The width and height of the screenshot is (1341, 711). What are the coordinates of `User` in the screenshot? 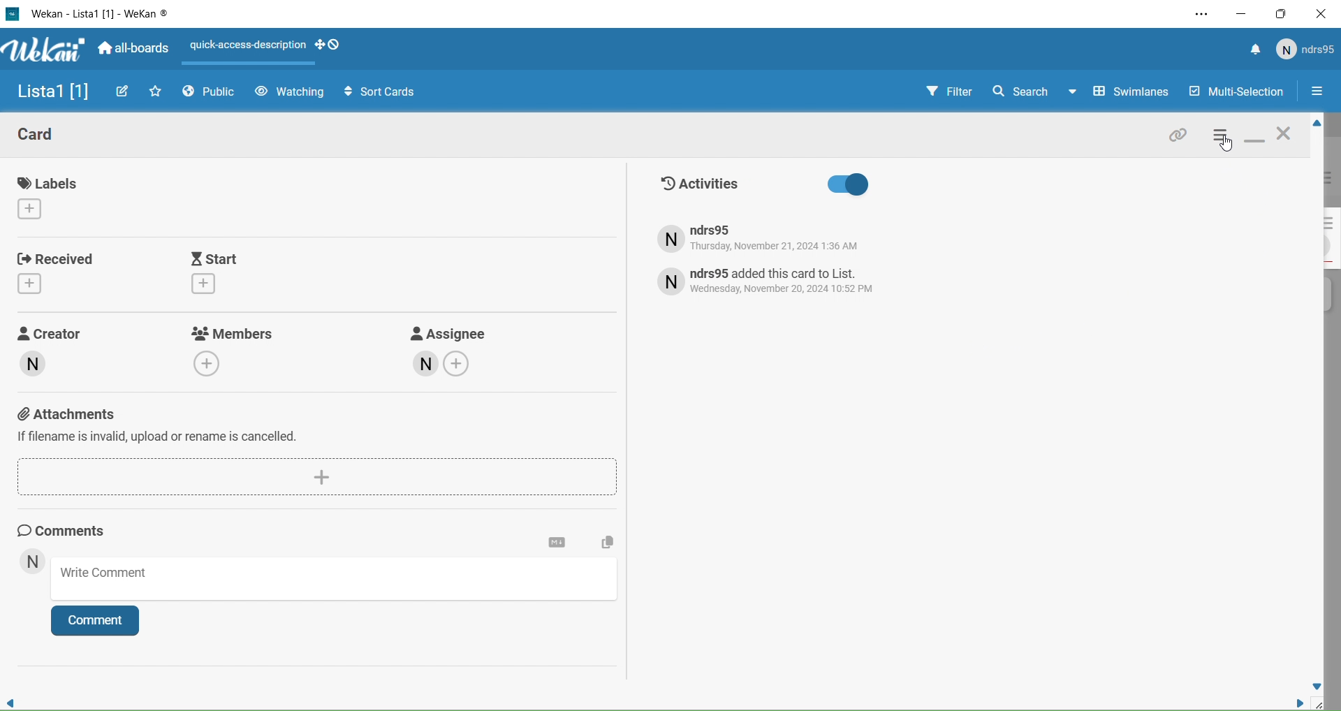 It's located at (34, 561).